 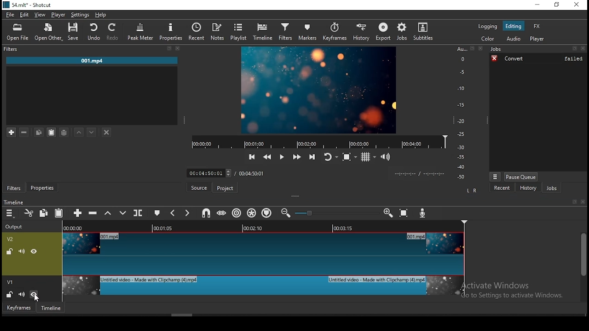 What do you see at coordinates (334, 32) in the screenshot?
I see `keyframes` at bounding box center [334, 32].